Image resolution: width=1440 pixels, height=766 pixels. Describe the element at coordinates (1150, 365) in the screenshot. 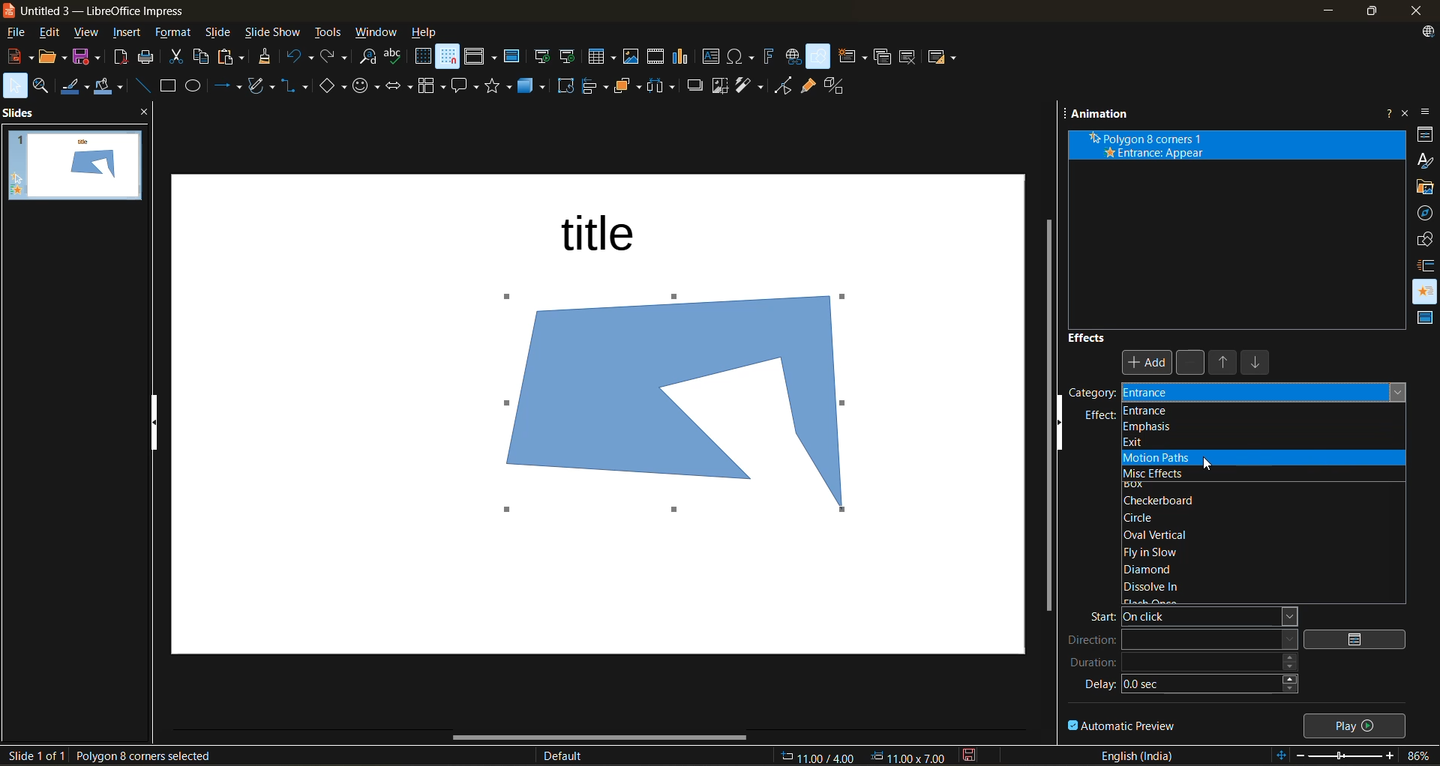

I see `Add` at that location.